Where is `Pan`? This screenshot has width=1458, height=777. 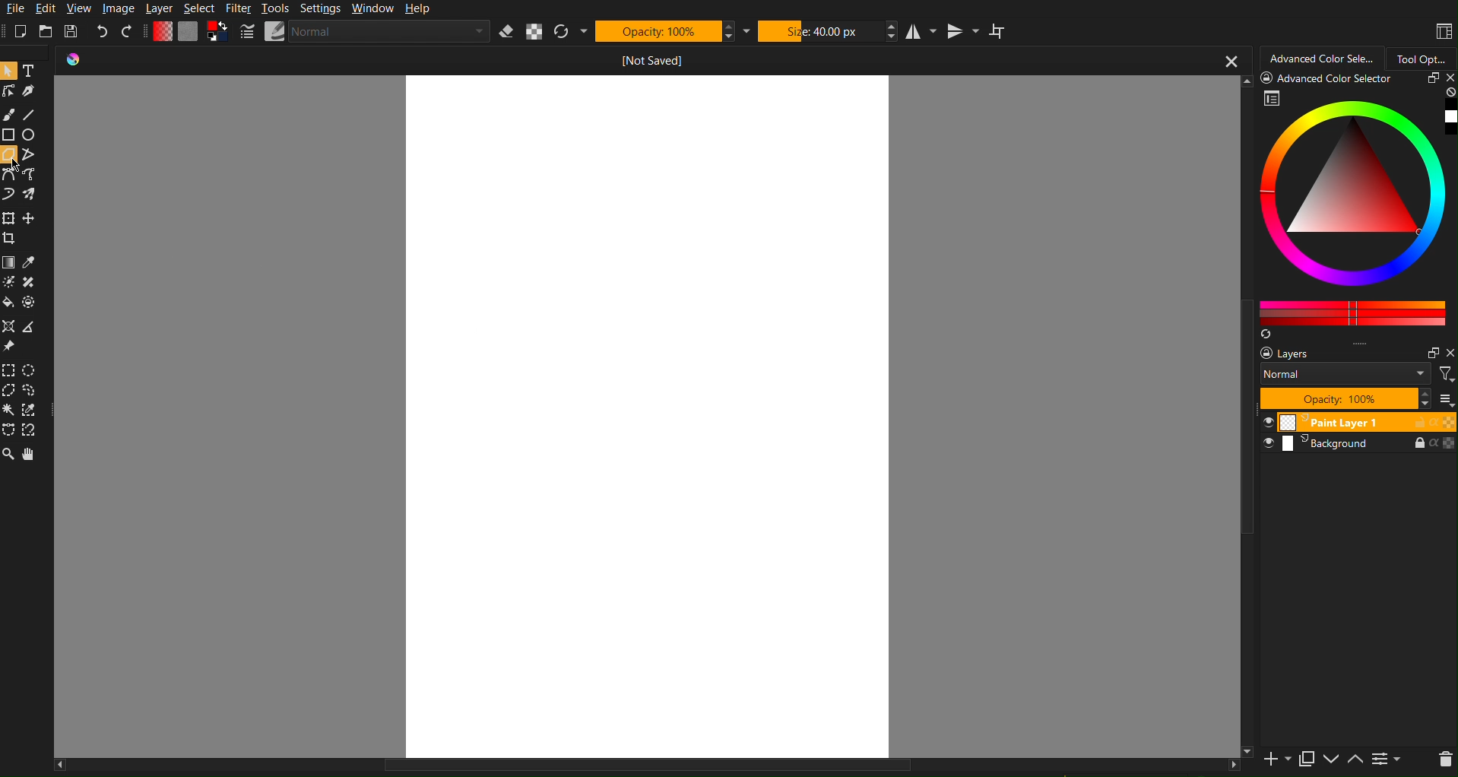
Pan is located at coordinates (35, 453).